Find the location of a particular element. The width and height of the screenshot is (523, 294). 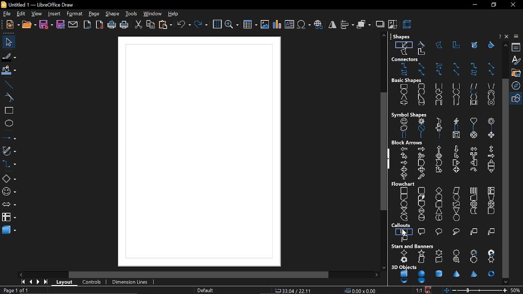

rectangle is located at coordinates (7, 111).